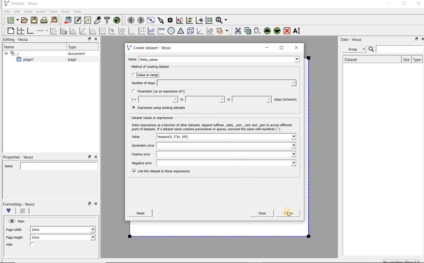 The height and width of the screenshot is (263, 424). Describe the element at coordinates (262, 213) in the screenshot. I see `Close` at that location.